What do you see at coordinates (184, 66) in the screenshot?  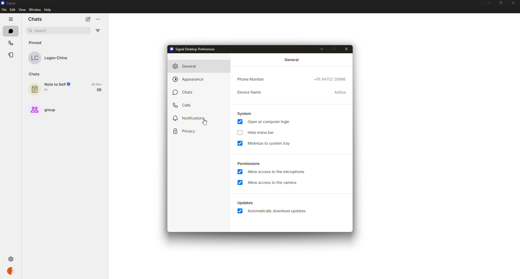 I see `general` at bounding box center [184, 66].